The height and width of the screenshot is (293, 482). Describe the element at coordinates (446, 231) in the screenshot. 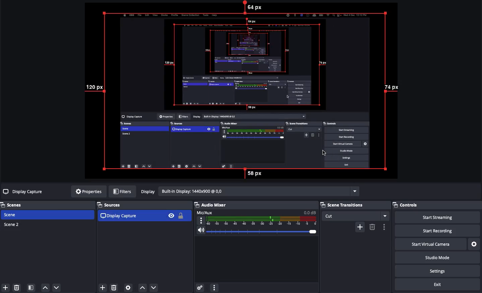

I see `Start recording` at that location.